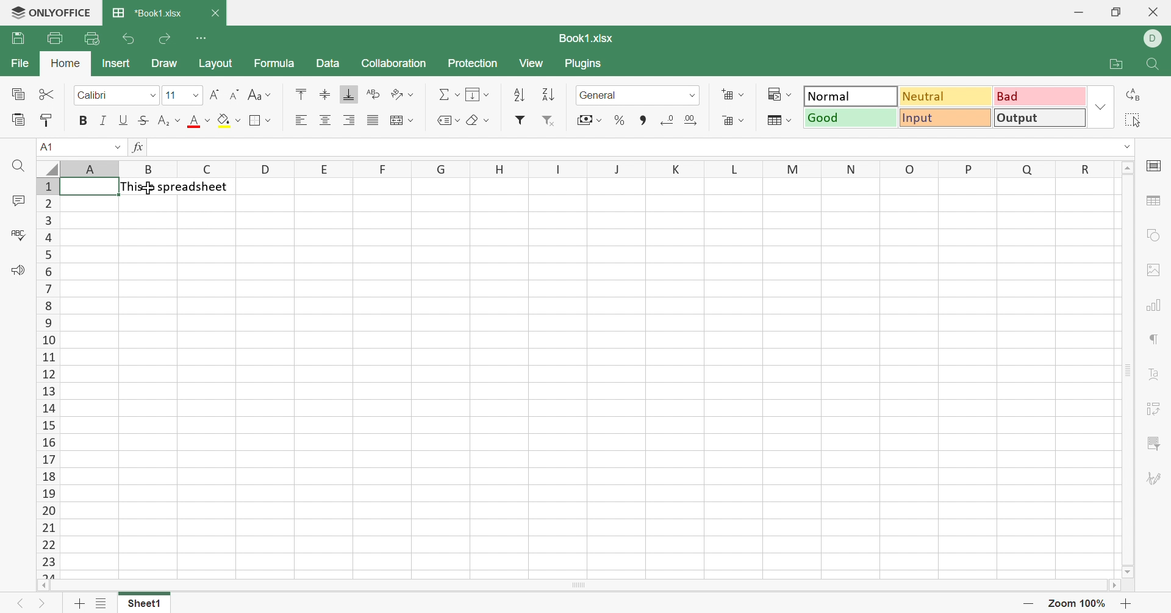  Describe the element at coordinates (533, 62) in the screenshot. I see `View` at that location.